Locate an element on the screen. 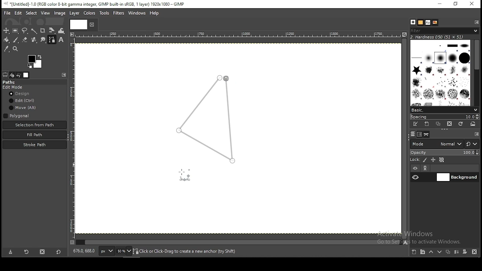  scroll bar is located at coordinates (238, 243).